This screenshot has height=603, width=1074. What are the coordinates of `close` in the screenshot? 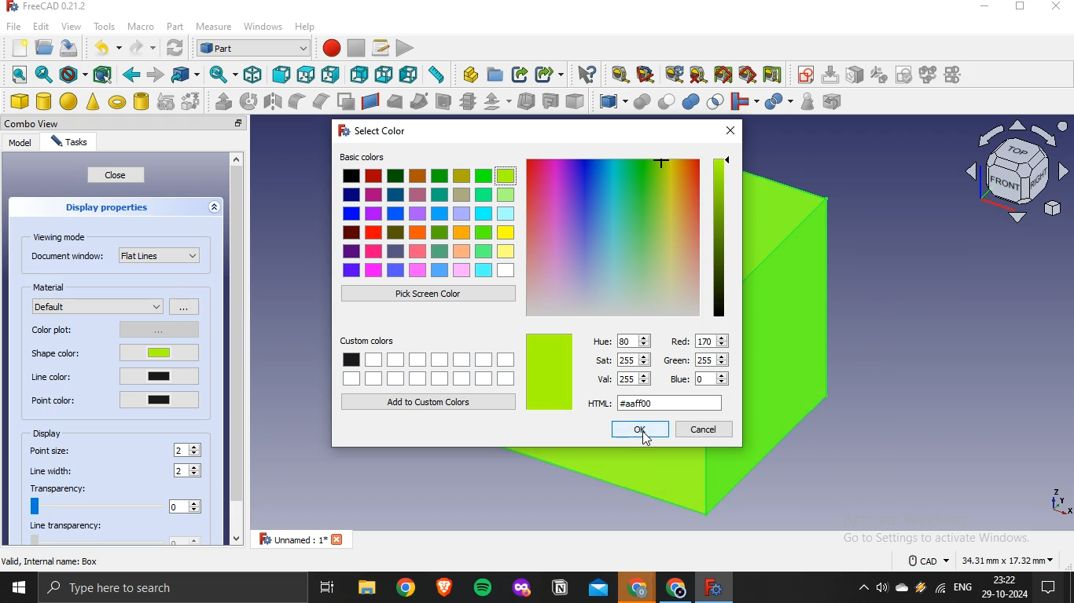 It's located at (729, 130).